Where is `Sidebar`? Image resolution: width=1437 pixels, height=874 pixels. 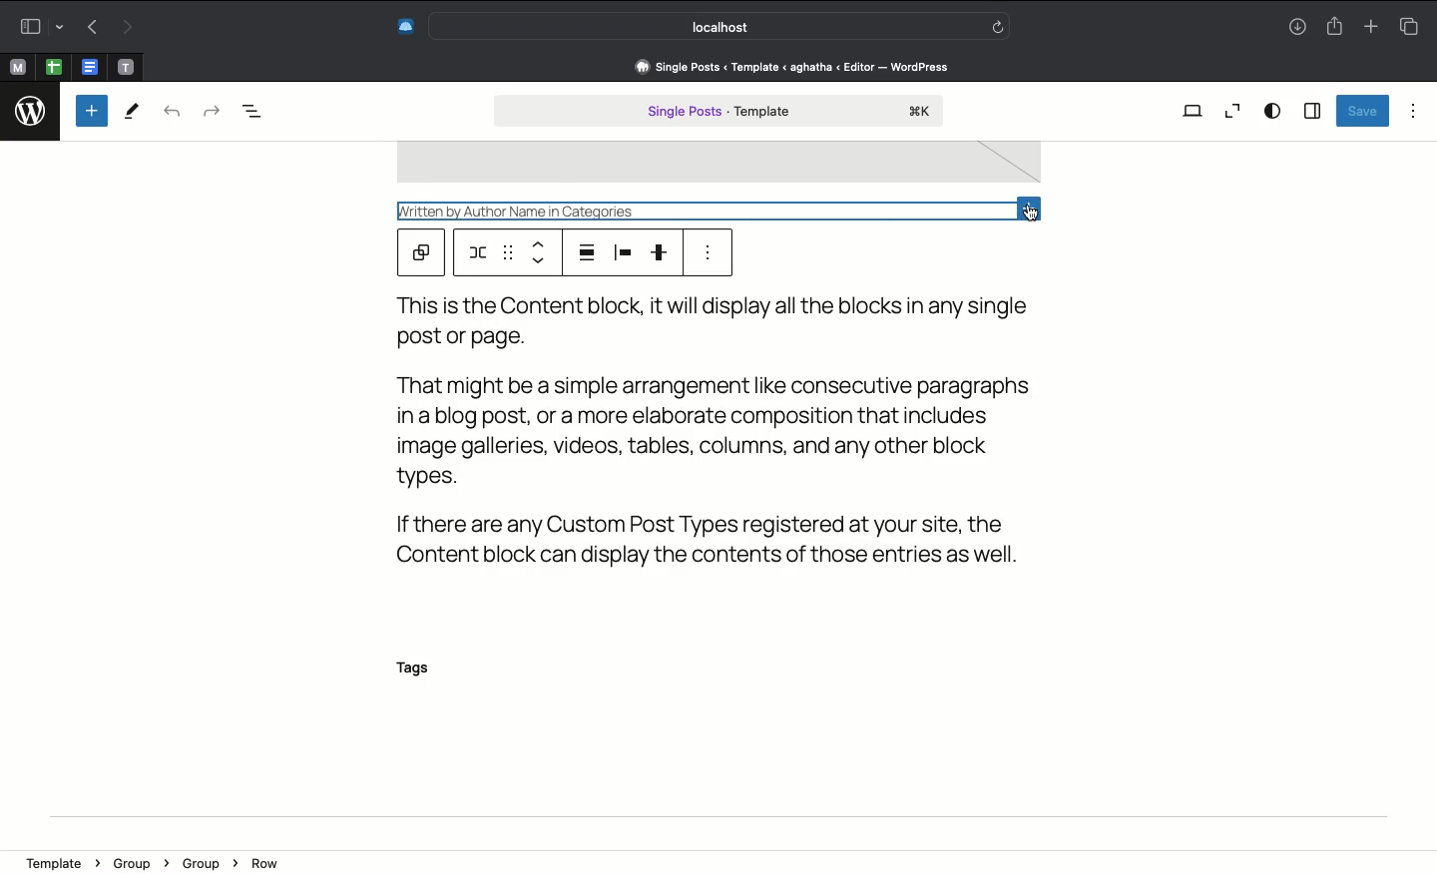 Sidebar is located at coordinates (1311, 112).